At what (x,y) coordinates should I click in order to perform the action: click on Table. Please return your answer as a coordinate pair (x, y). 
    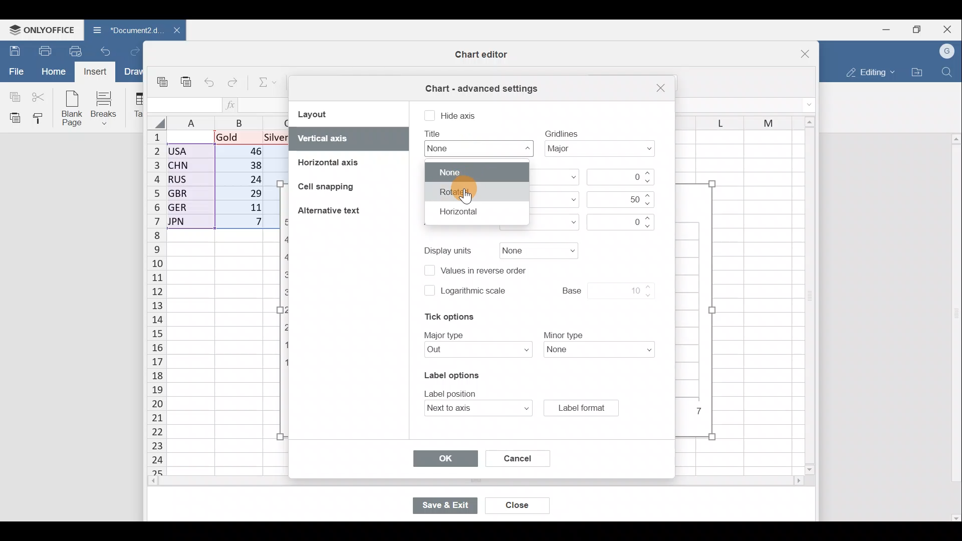
    Looking at the image, I should click on (137, 106).